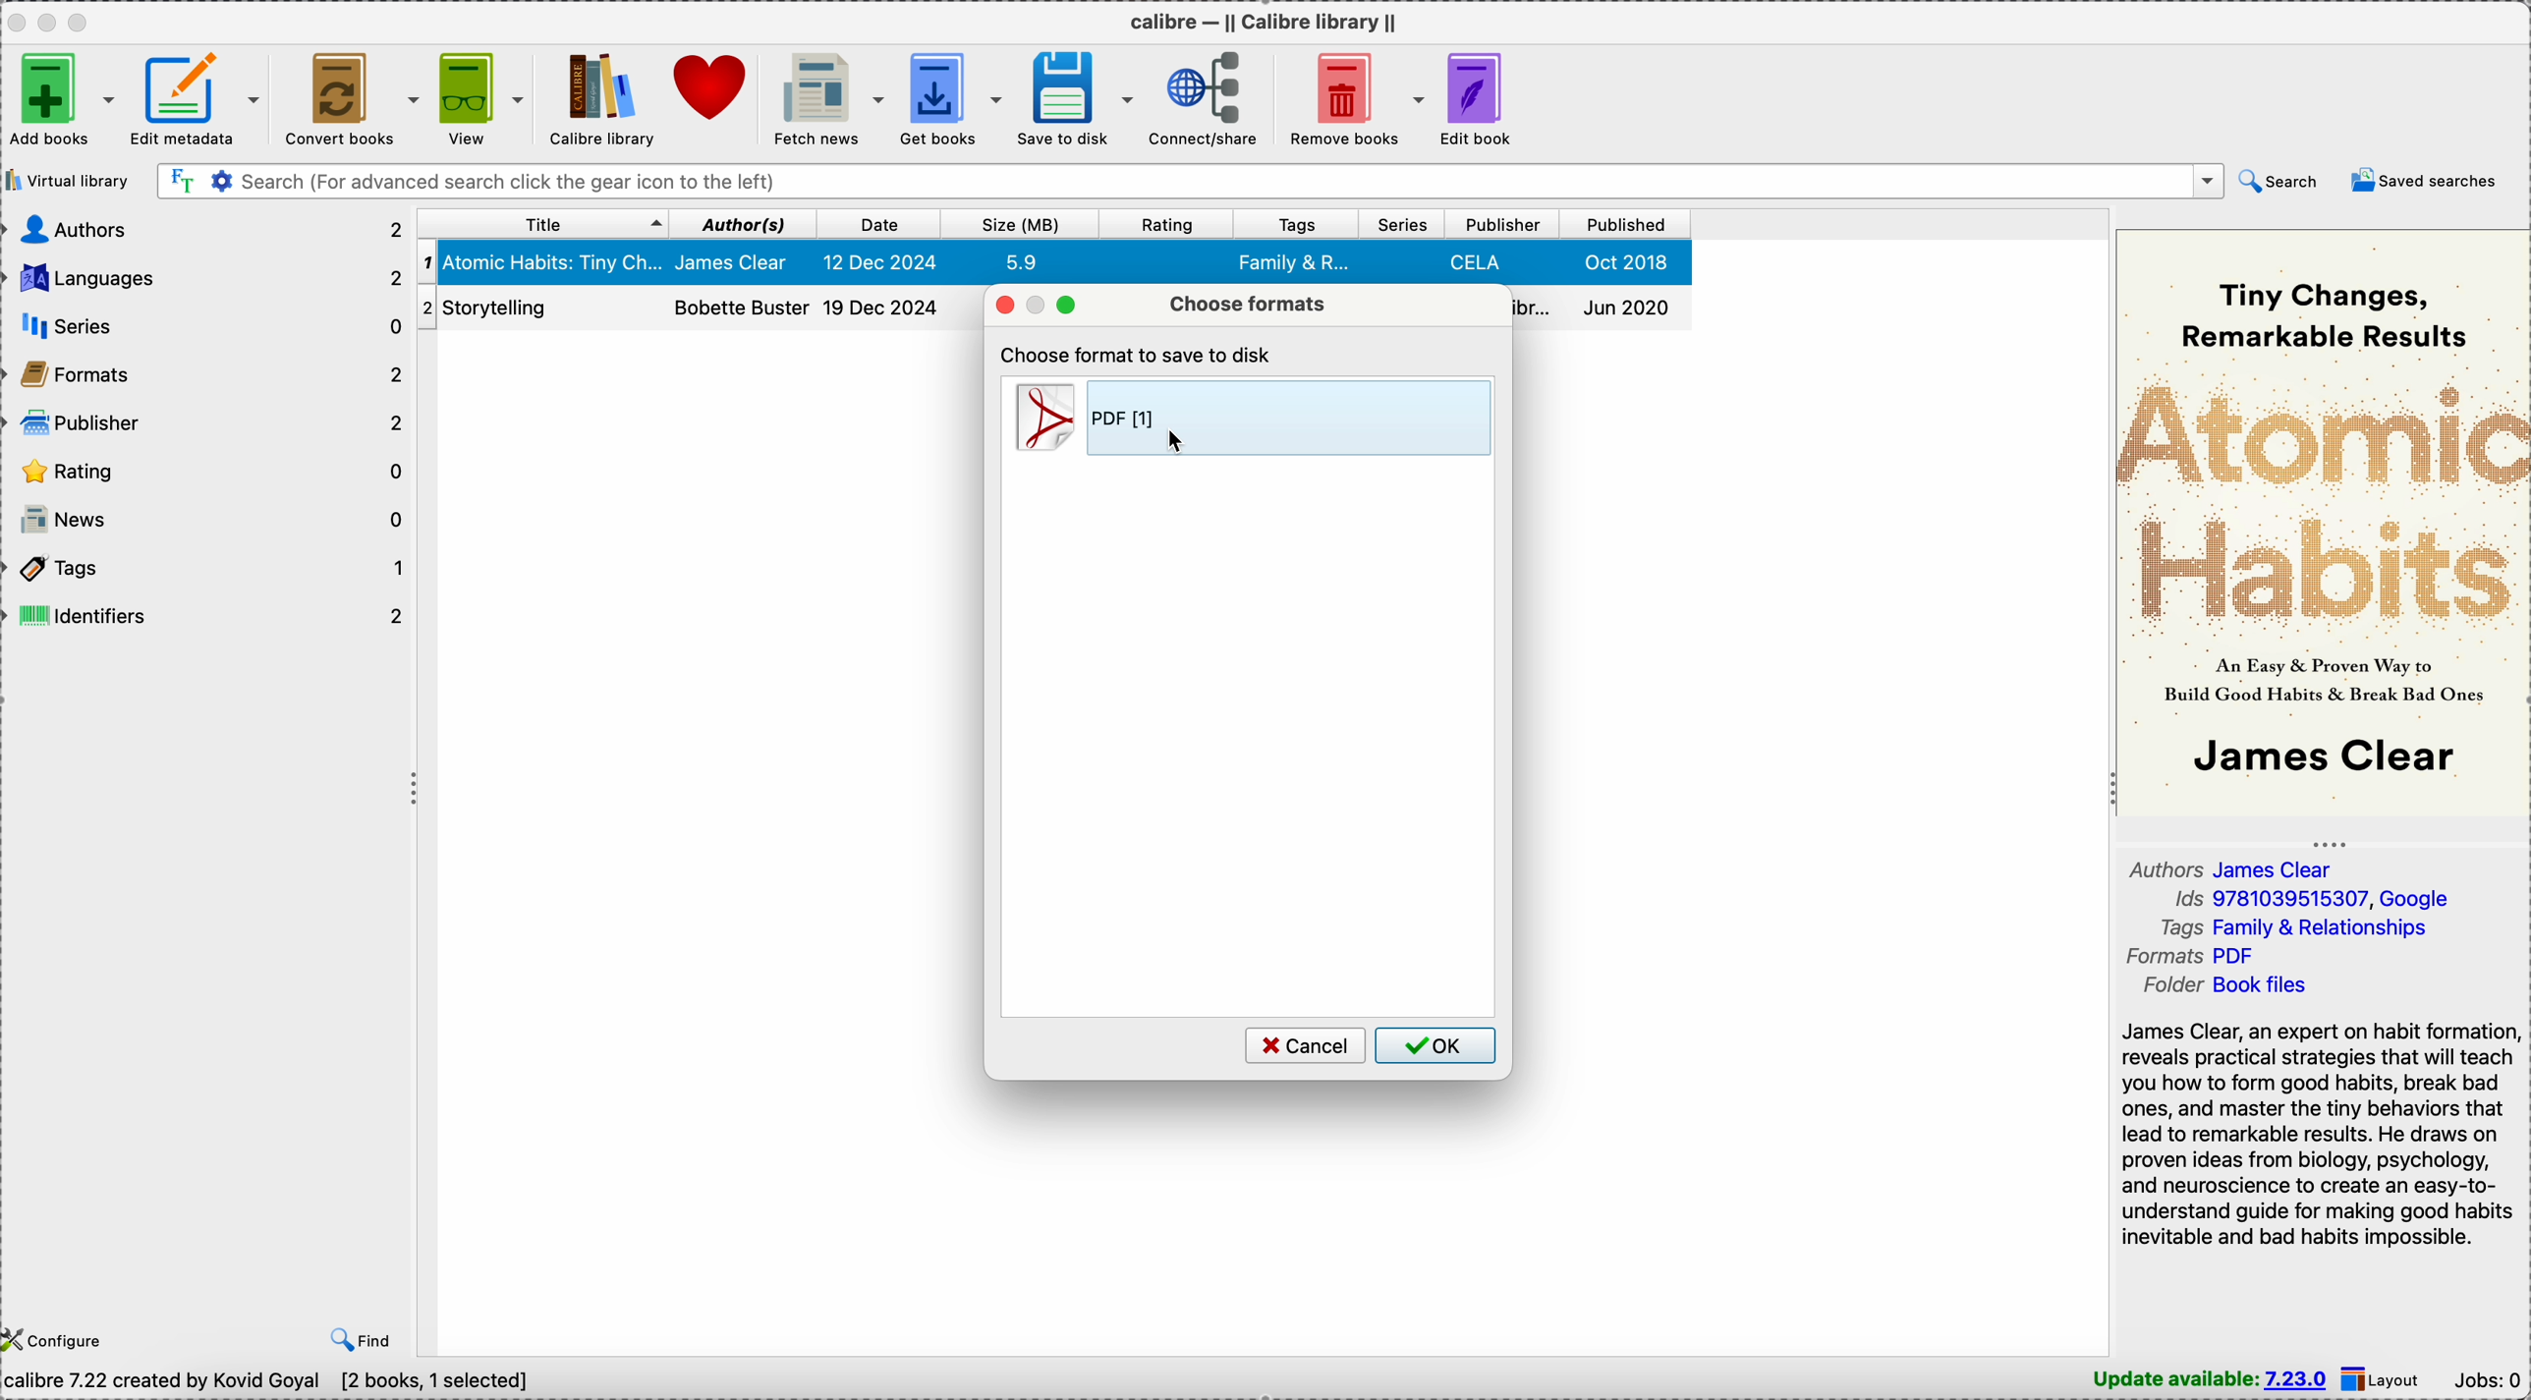 This screenshot has width=2531, height=1400. Describe the element at coordinates (62, 98) in the screenshot. I see `add books` at that location.